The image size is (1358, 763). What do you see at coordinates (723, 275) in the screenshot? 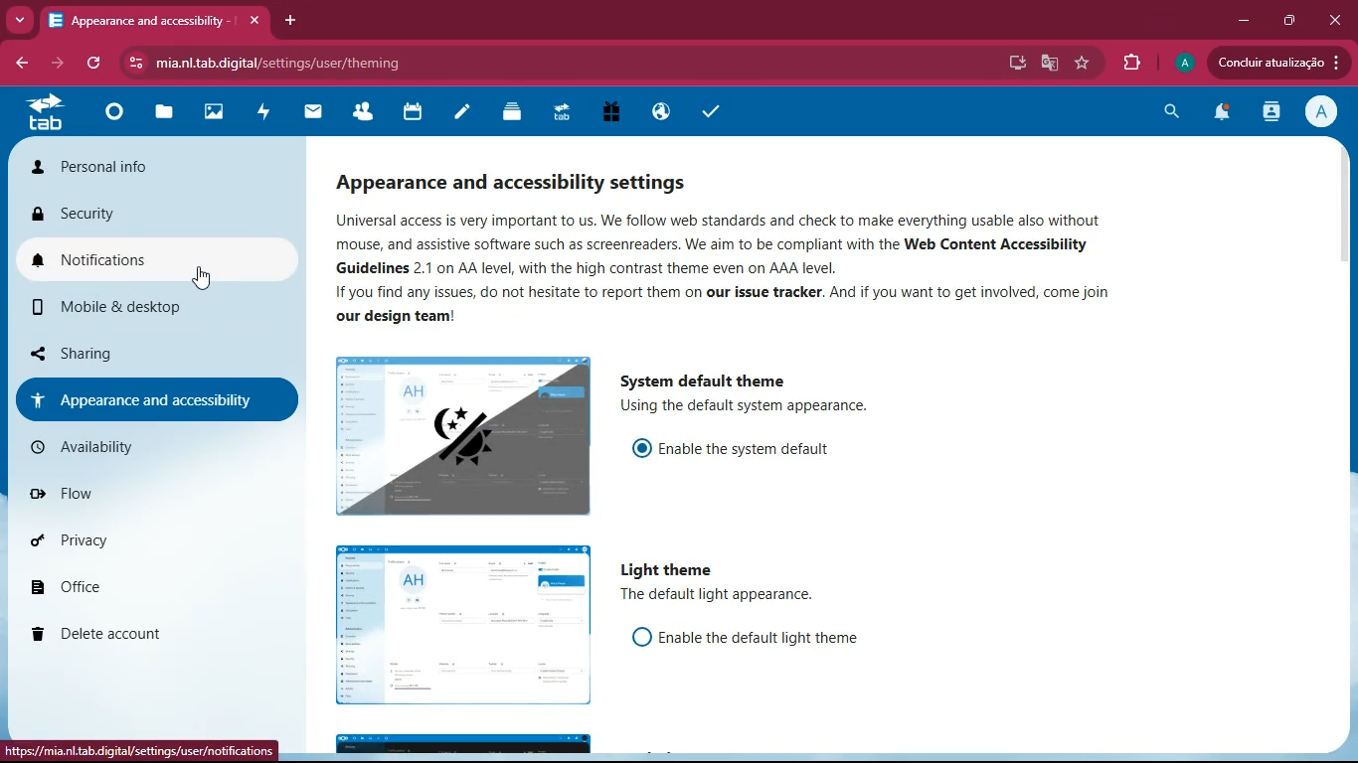
I see `Universal access is very important to us. We follow web standards and check to make everything usable also without
mouse, and assistive software such as screenreaders. We aim to be compliant with the Web Content Accessibility
Guidelines 2.1 on AA level, with the high contrast theme even on AAA level.

If you find any issues, do not hesitate to report them on our issue tracker. And if you want to get involved, come join
our design team!` at bounding box center [723, 275].